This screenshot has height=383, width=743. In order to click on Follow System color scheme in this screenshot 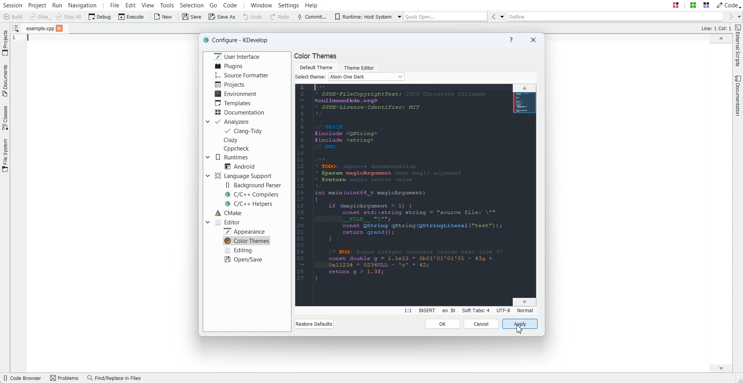, I will do `click(367, 77)`.